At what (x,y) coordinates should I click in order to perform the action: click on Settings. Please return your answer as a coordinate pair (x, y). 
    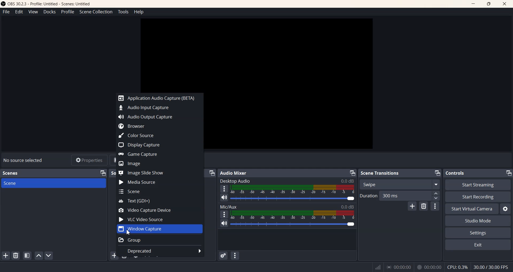
    Looking at the image, I should click on (478, 233).